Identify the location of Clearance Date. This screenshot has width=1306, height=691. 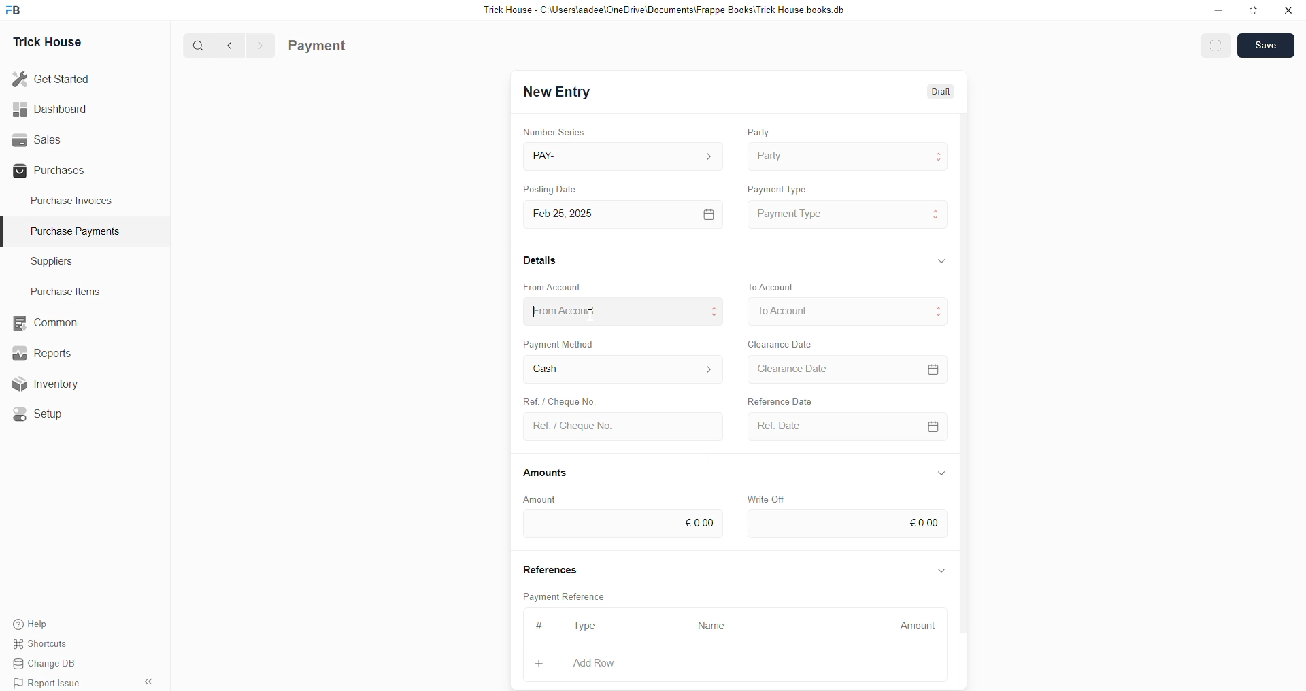
(799, 370).